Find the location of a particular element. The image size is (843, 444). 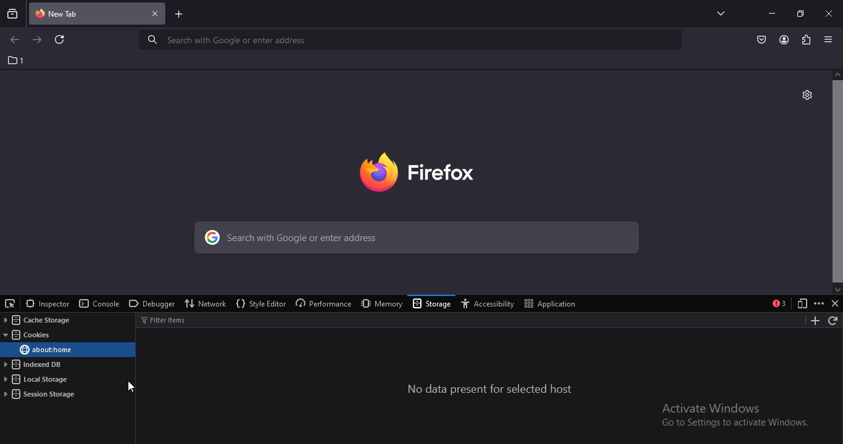

cursor is located at coordinates (131, 387).